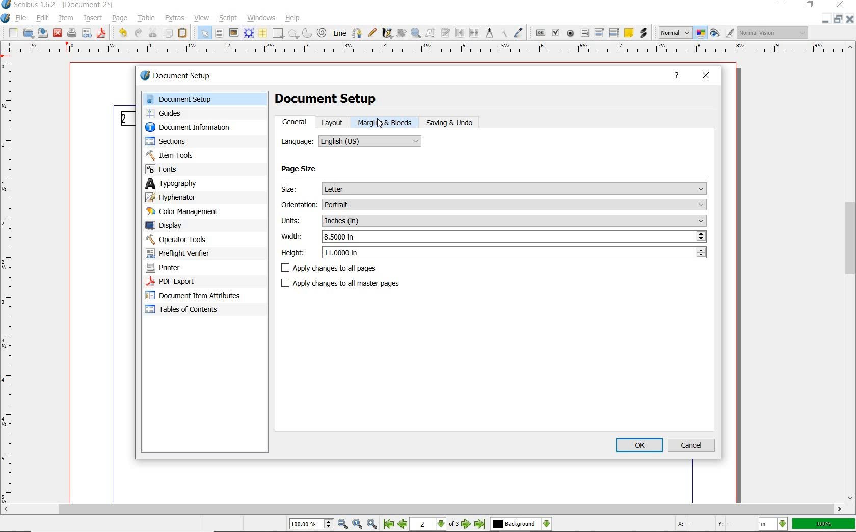  What do you see at coordinates (293, 19) in the screenshot?
I see `help` at bounding box center [293, 19].